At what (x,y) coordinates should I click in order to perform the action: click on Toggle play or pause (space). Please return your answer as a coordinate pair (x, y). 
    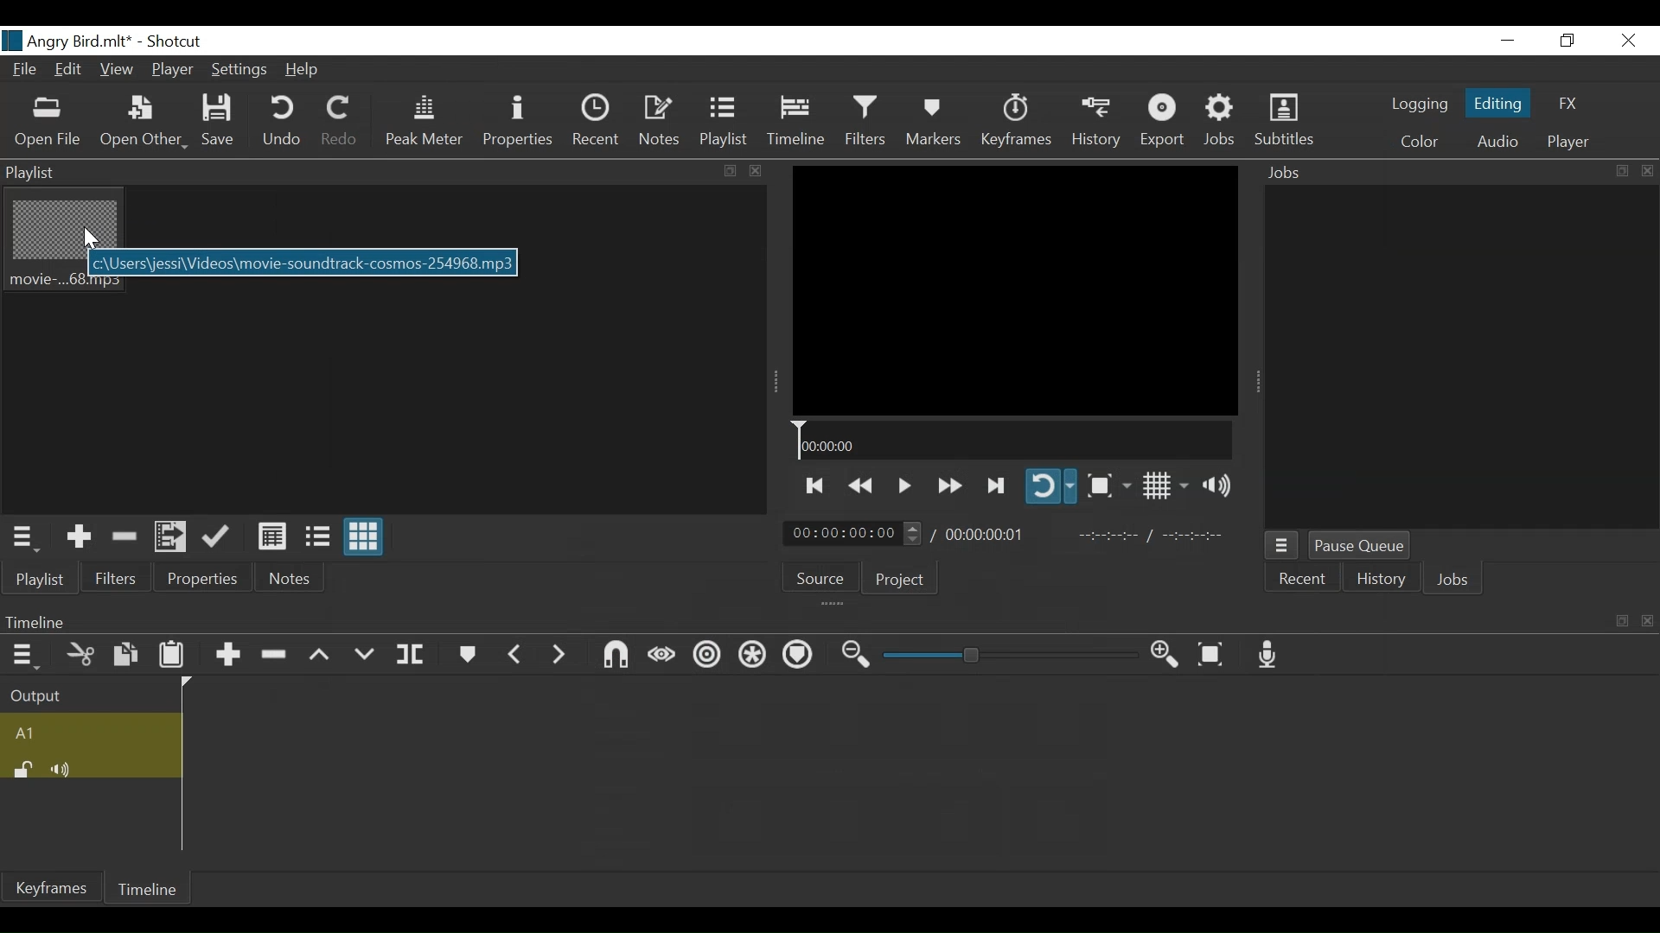
    Looking at the image, I should click on (903, 482).